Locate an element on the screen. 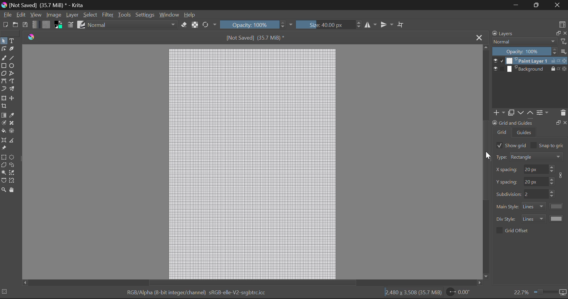 This screenshot has height=299, width=568. Rectangle is located at coordinates (4, 66).